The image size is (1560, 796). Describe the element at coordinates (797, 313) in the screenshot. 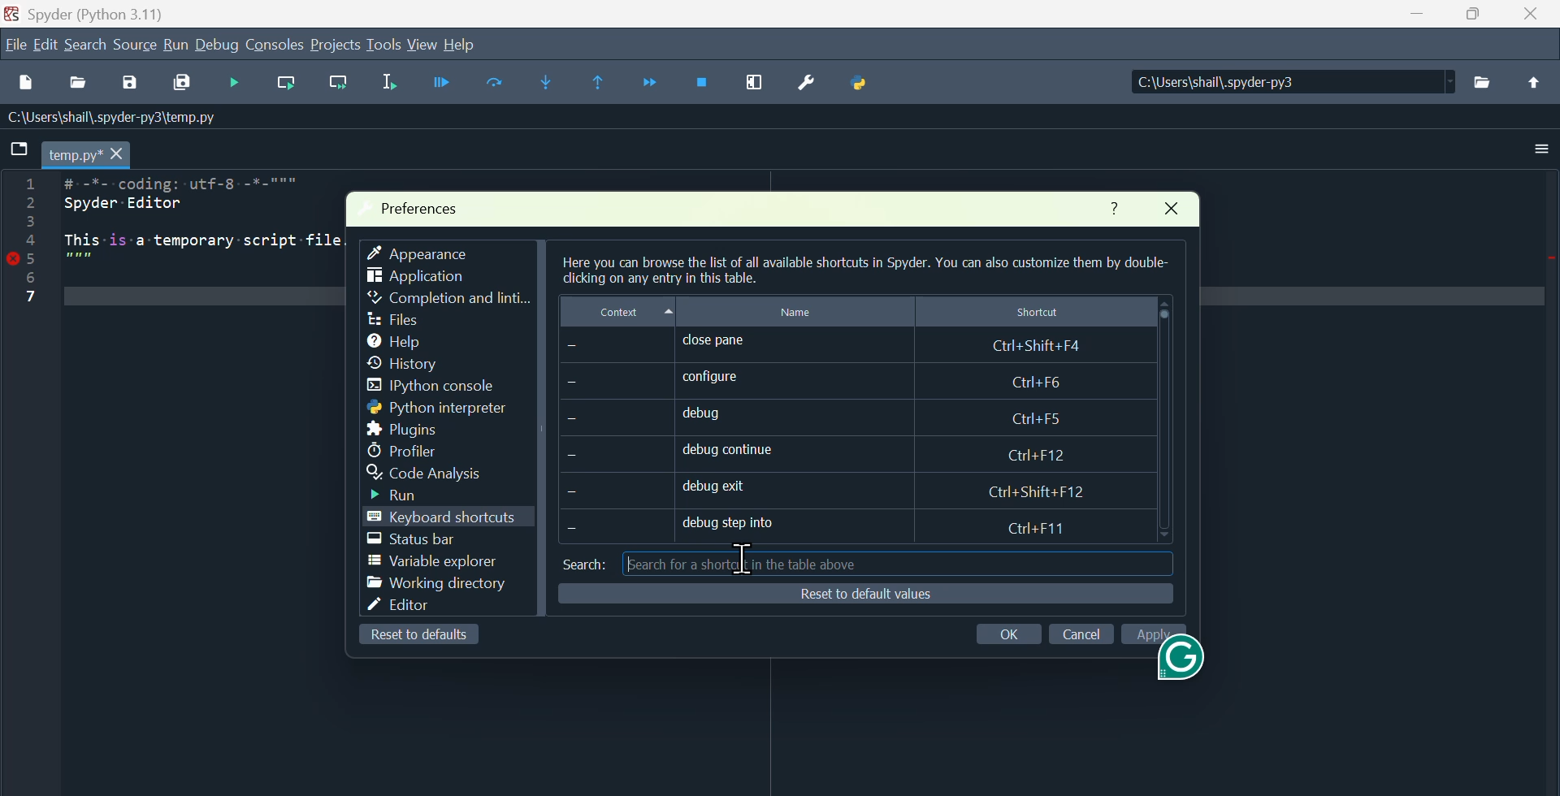

I see `Name` at that location.